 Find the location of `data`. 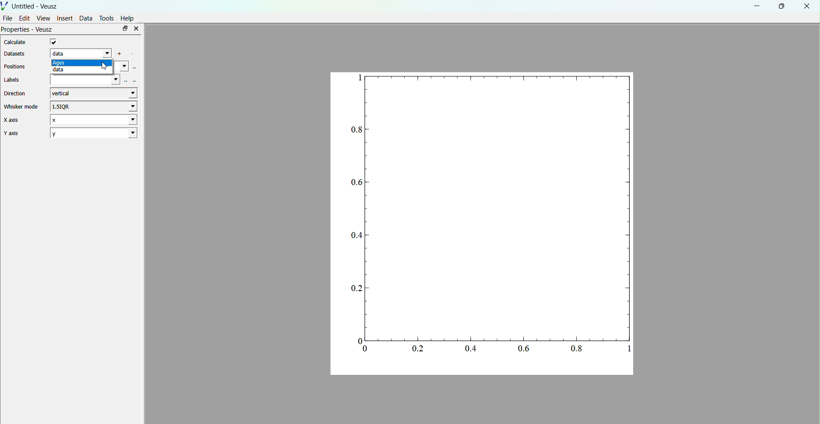

data is located at coordinates (81, 53).